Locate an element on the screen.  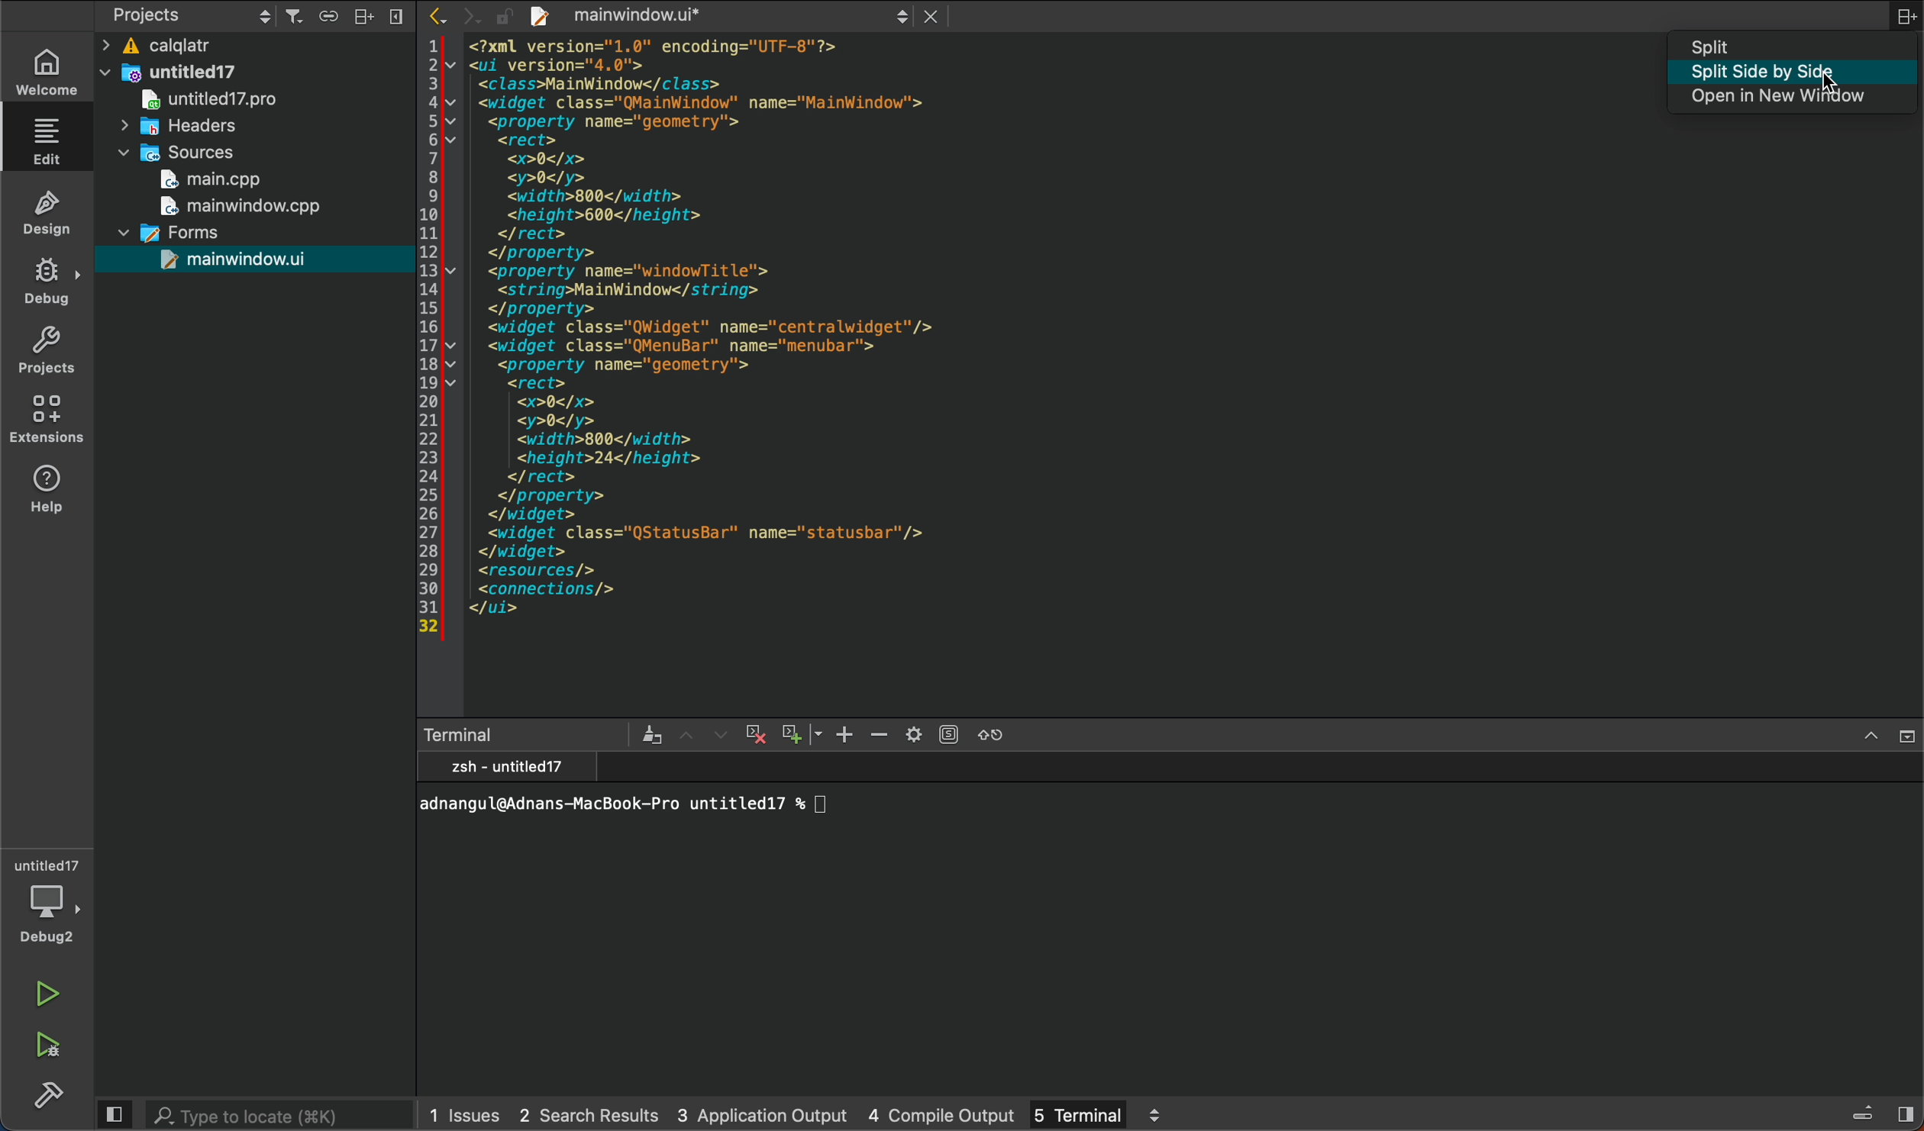
show right sidebar is located at coordinates (1905, 1113).